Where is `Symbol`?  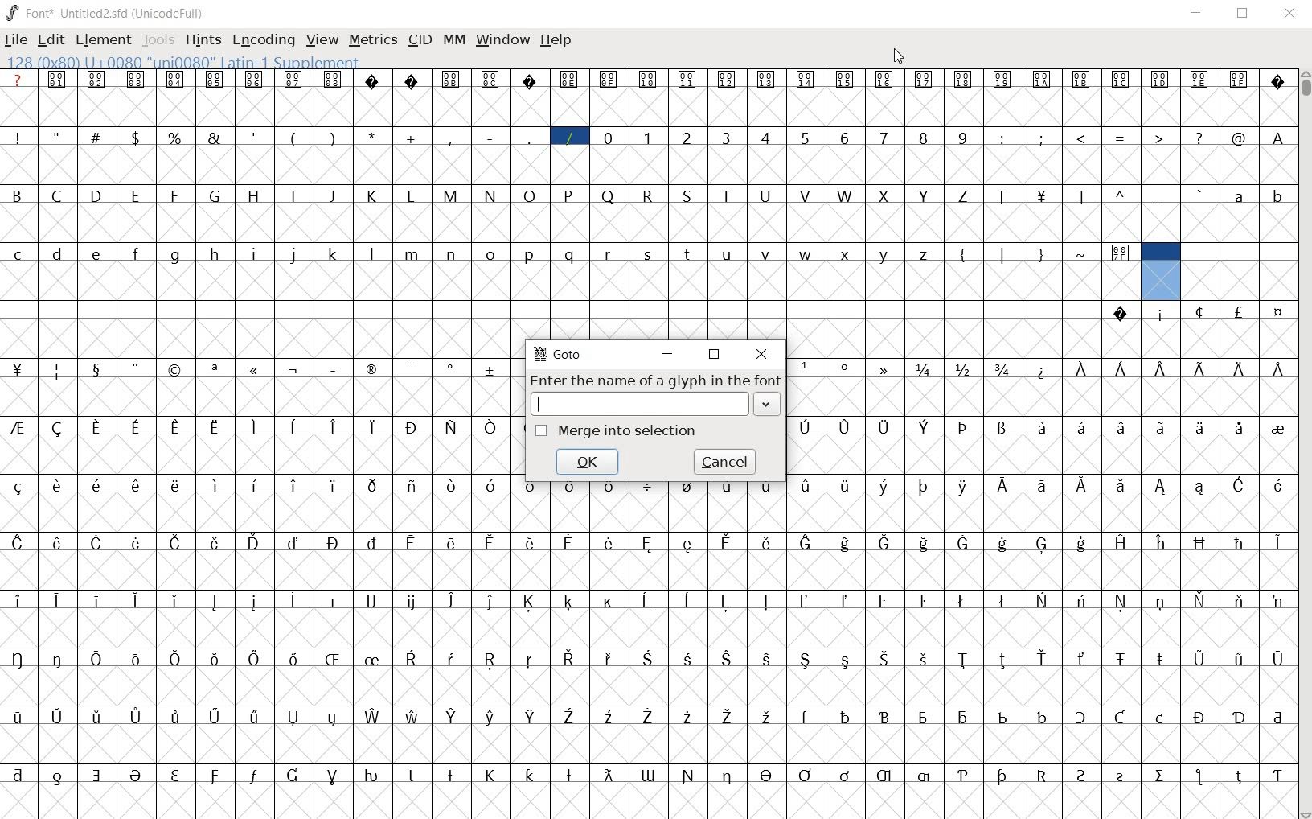
Symbol is located at coordinates (333, 773).